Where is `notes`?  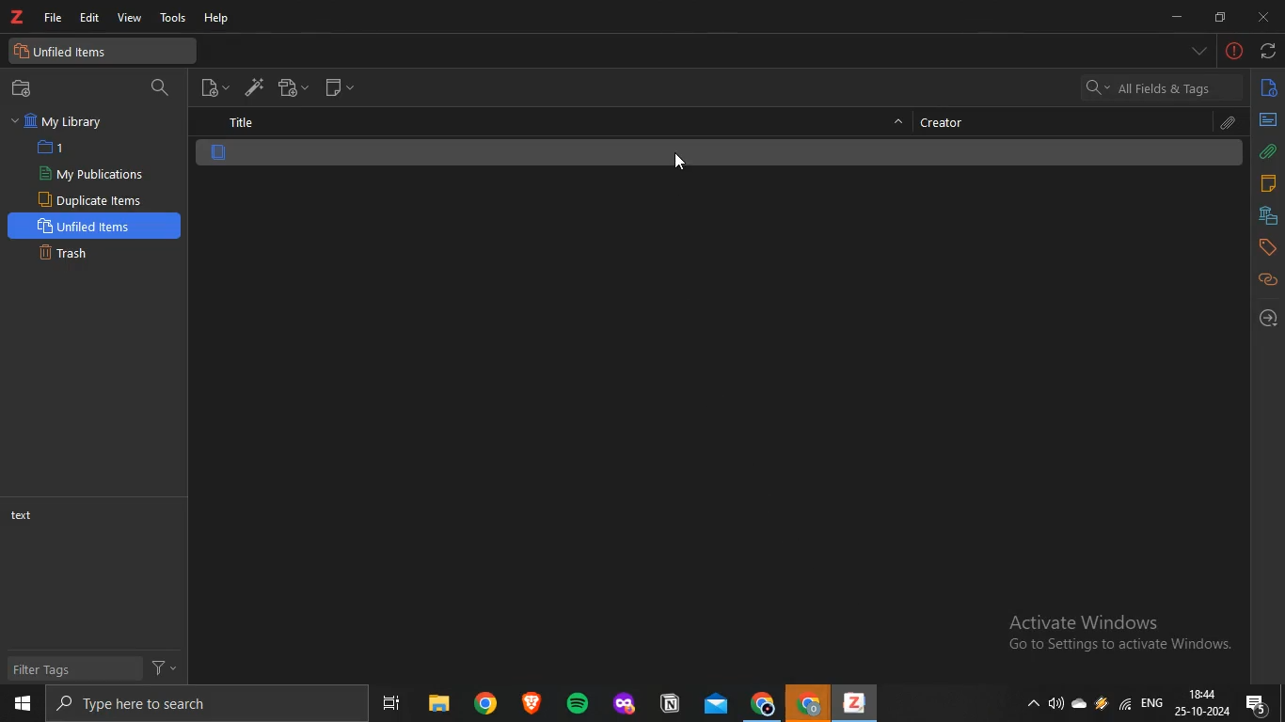 notes is located at coordinates (1269, 184).